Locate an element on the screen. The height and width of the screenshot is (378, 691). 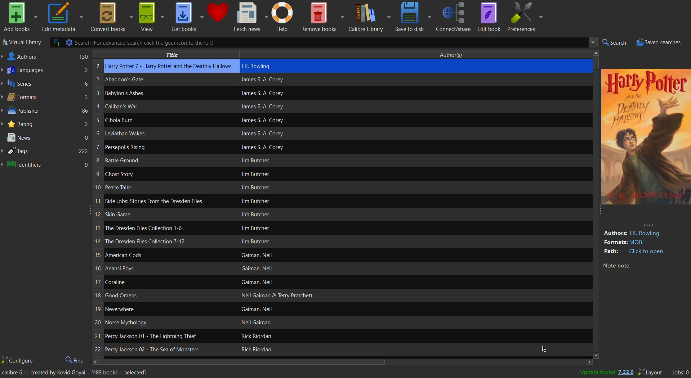
row numbers is located at coordinates (97, 209).